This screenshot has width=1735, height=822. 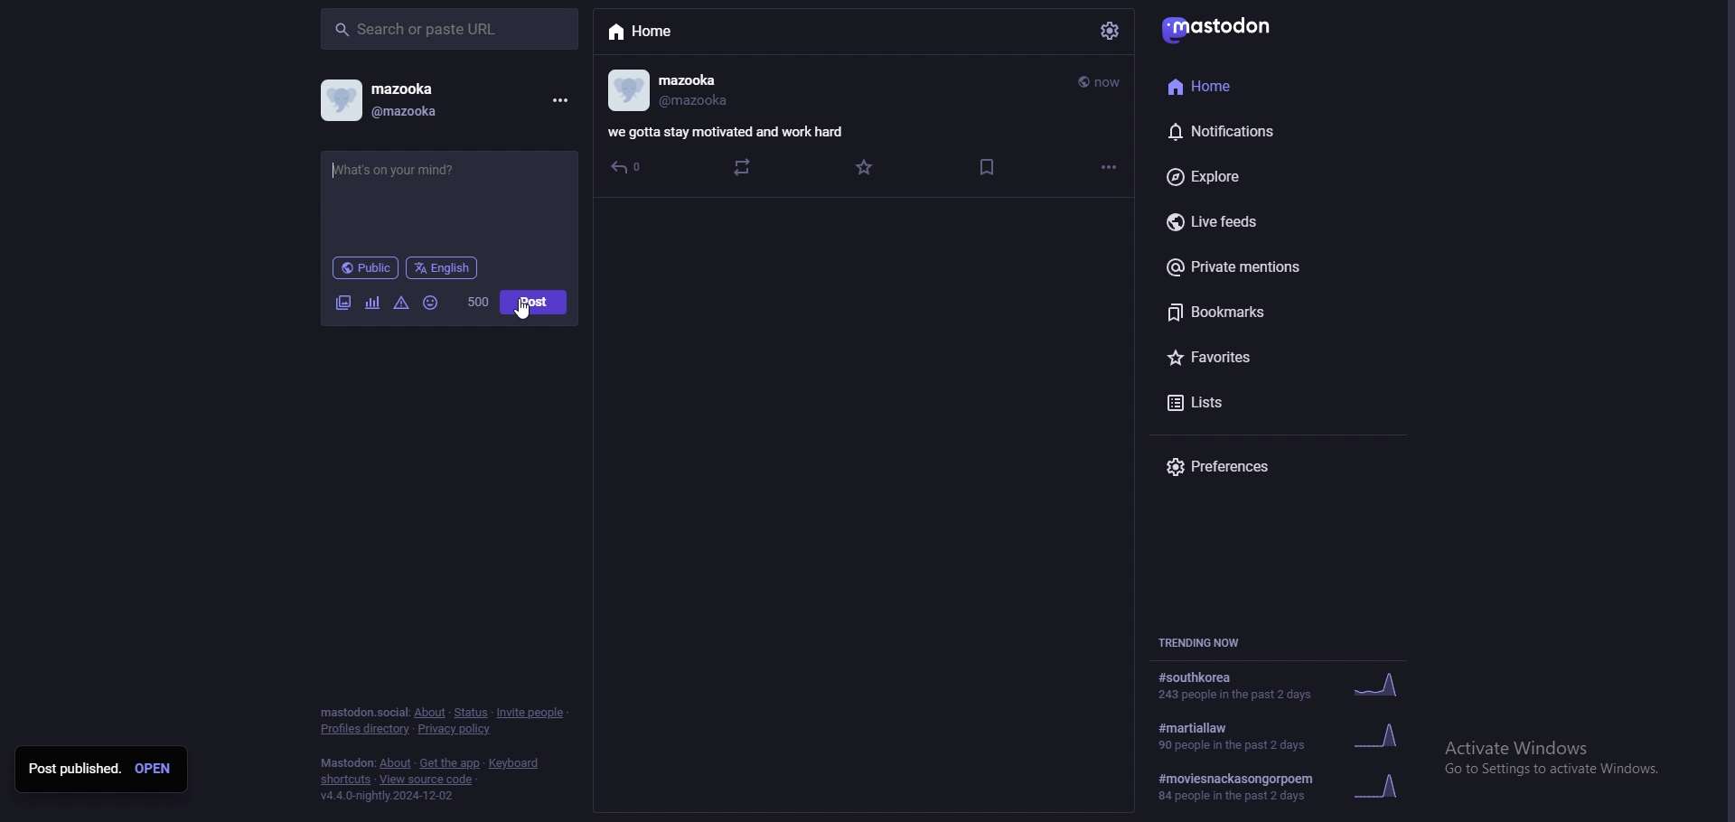 What do you see at coordinates (642, 33) in the screenshot?
I see `Home` at bounding box center [642, 33].